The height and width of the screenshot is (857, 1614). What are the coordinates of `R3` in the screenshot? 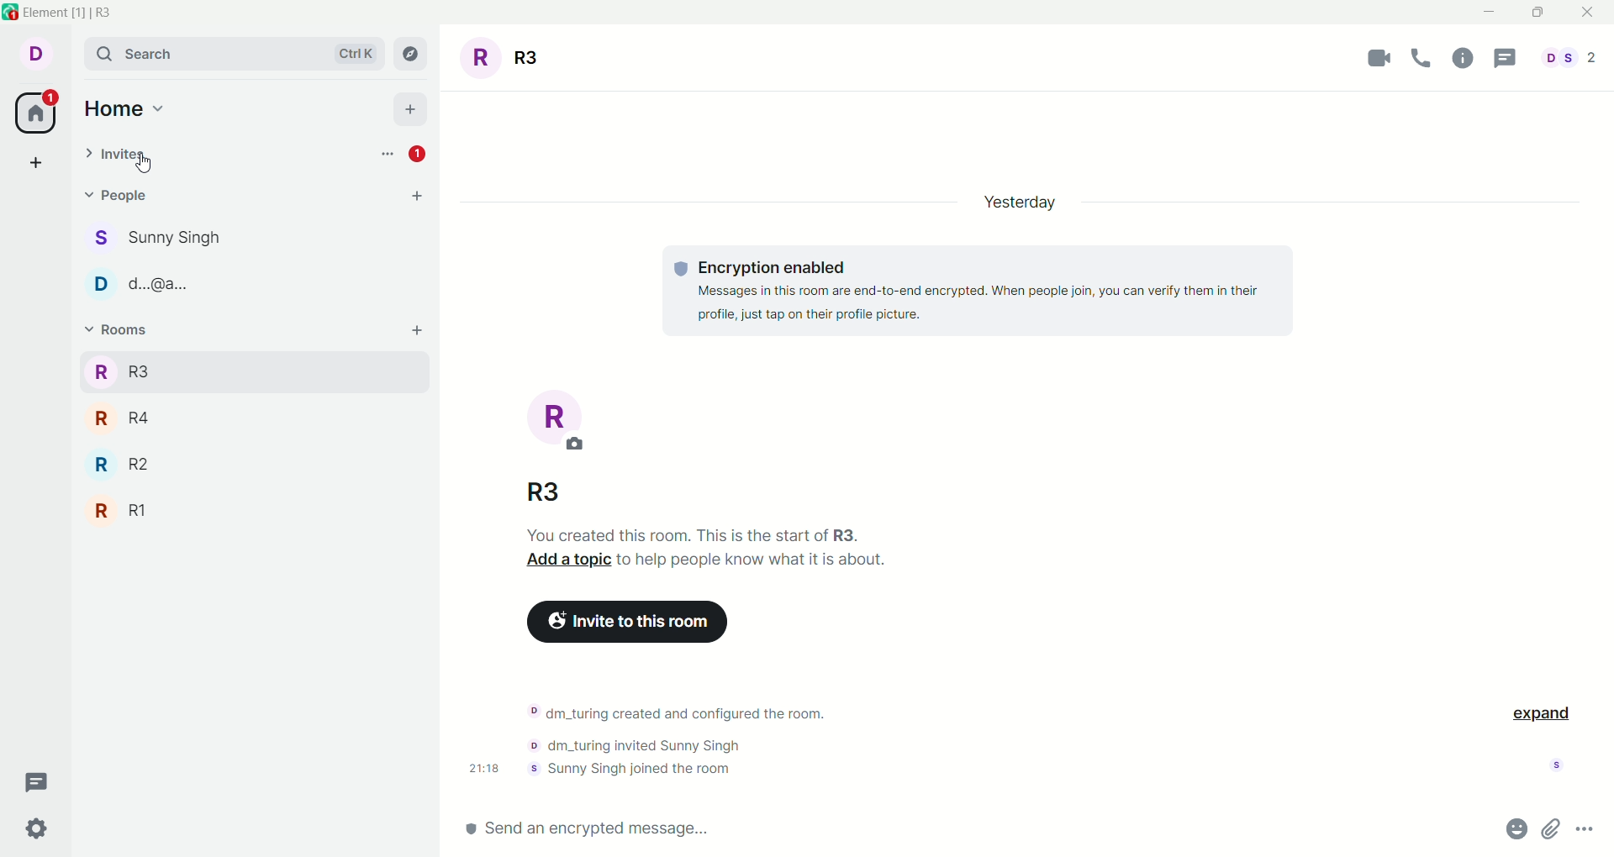 It's located at (545, 492).